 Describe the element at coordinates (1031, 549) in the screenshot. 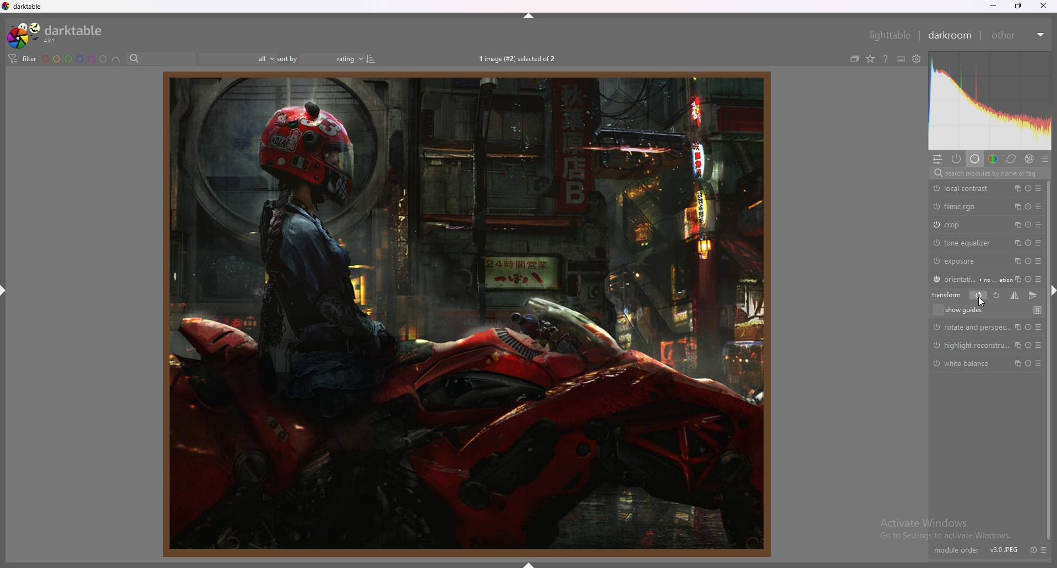

I see `reset` at that location.